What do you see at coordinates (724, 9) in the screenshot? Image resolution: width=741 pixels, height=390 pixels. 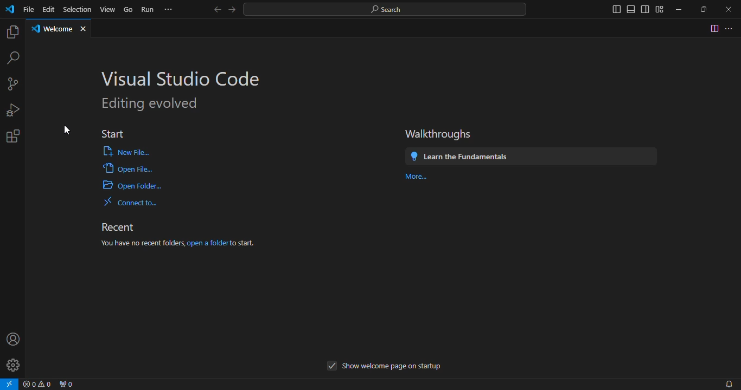 I see `close` at bounding box center [724, 9].